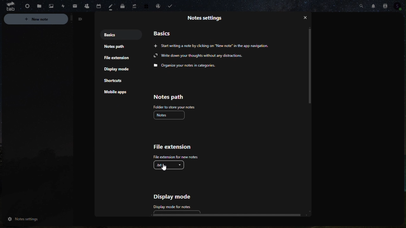 The image size is (406, 228). Describe the element at coordinates (186, 66) in the screenshot. I see `Organize your notes in categories.` at that location.